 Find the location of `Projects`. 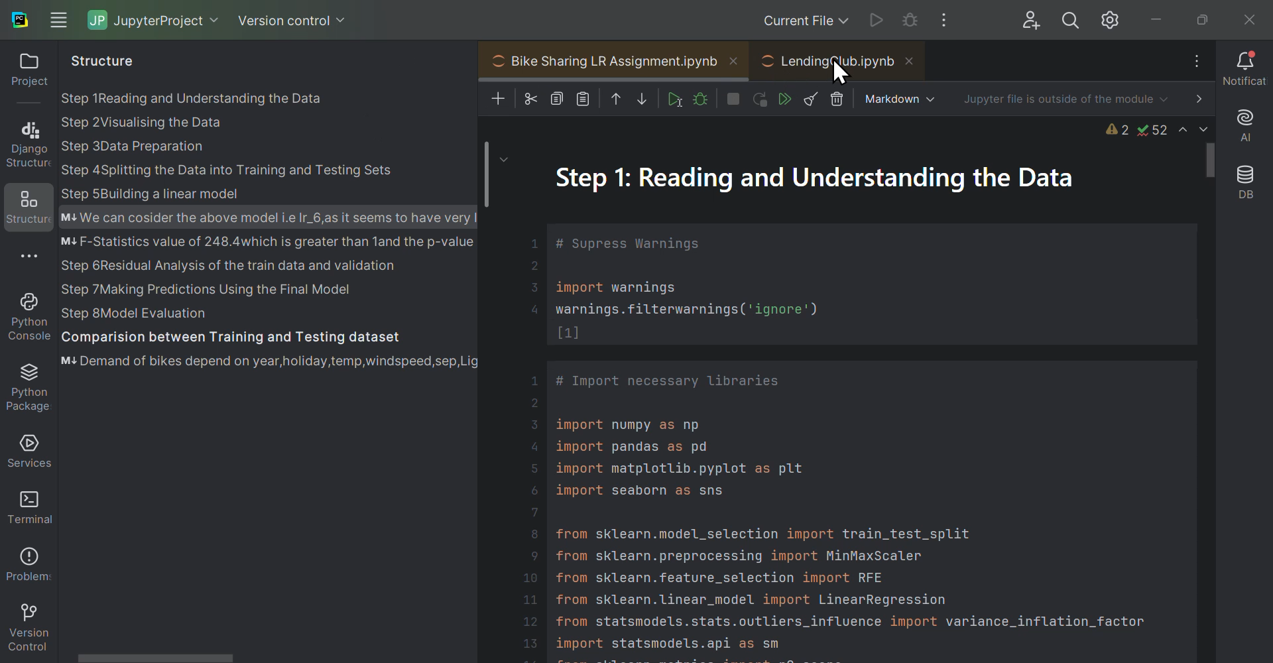

Projects is located at coordinates (703, 60).